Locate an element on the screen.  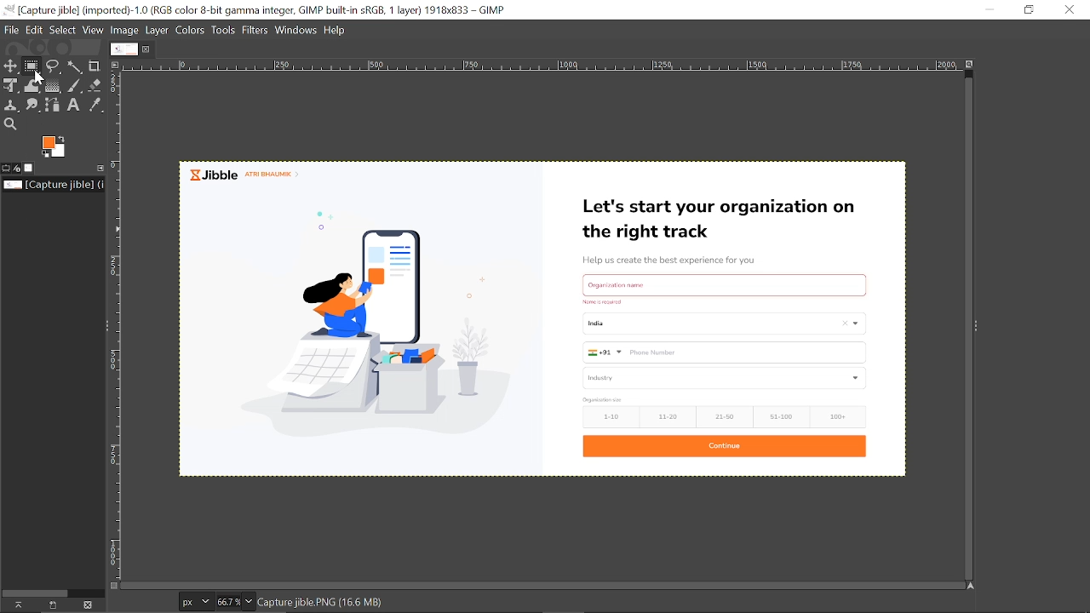
Current Image is located at coordinates (123, 49).